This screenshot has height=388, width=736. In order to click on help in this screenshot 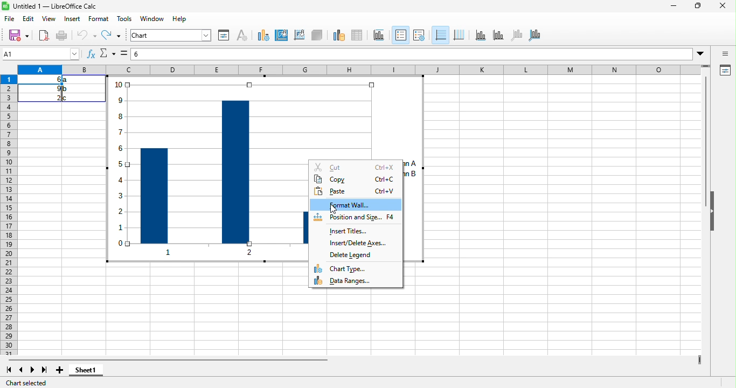, I will do `click(179, 19)`.